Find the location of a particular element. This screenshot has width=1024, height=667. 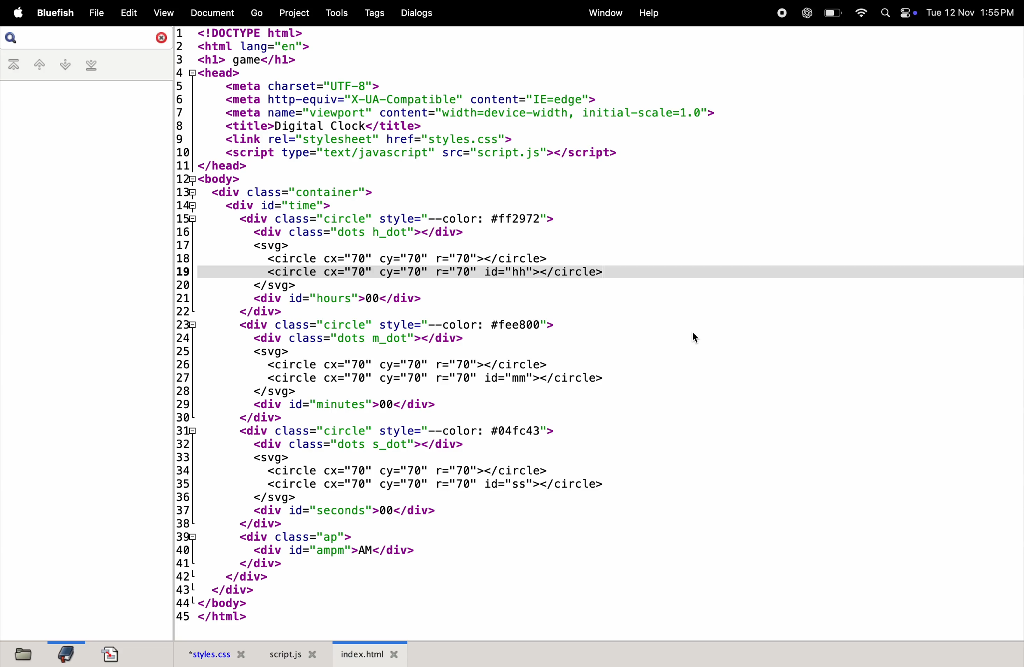

bluefish is located at coordinates (55, 12).